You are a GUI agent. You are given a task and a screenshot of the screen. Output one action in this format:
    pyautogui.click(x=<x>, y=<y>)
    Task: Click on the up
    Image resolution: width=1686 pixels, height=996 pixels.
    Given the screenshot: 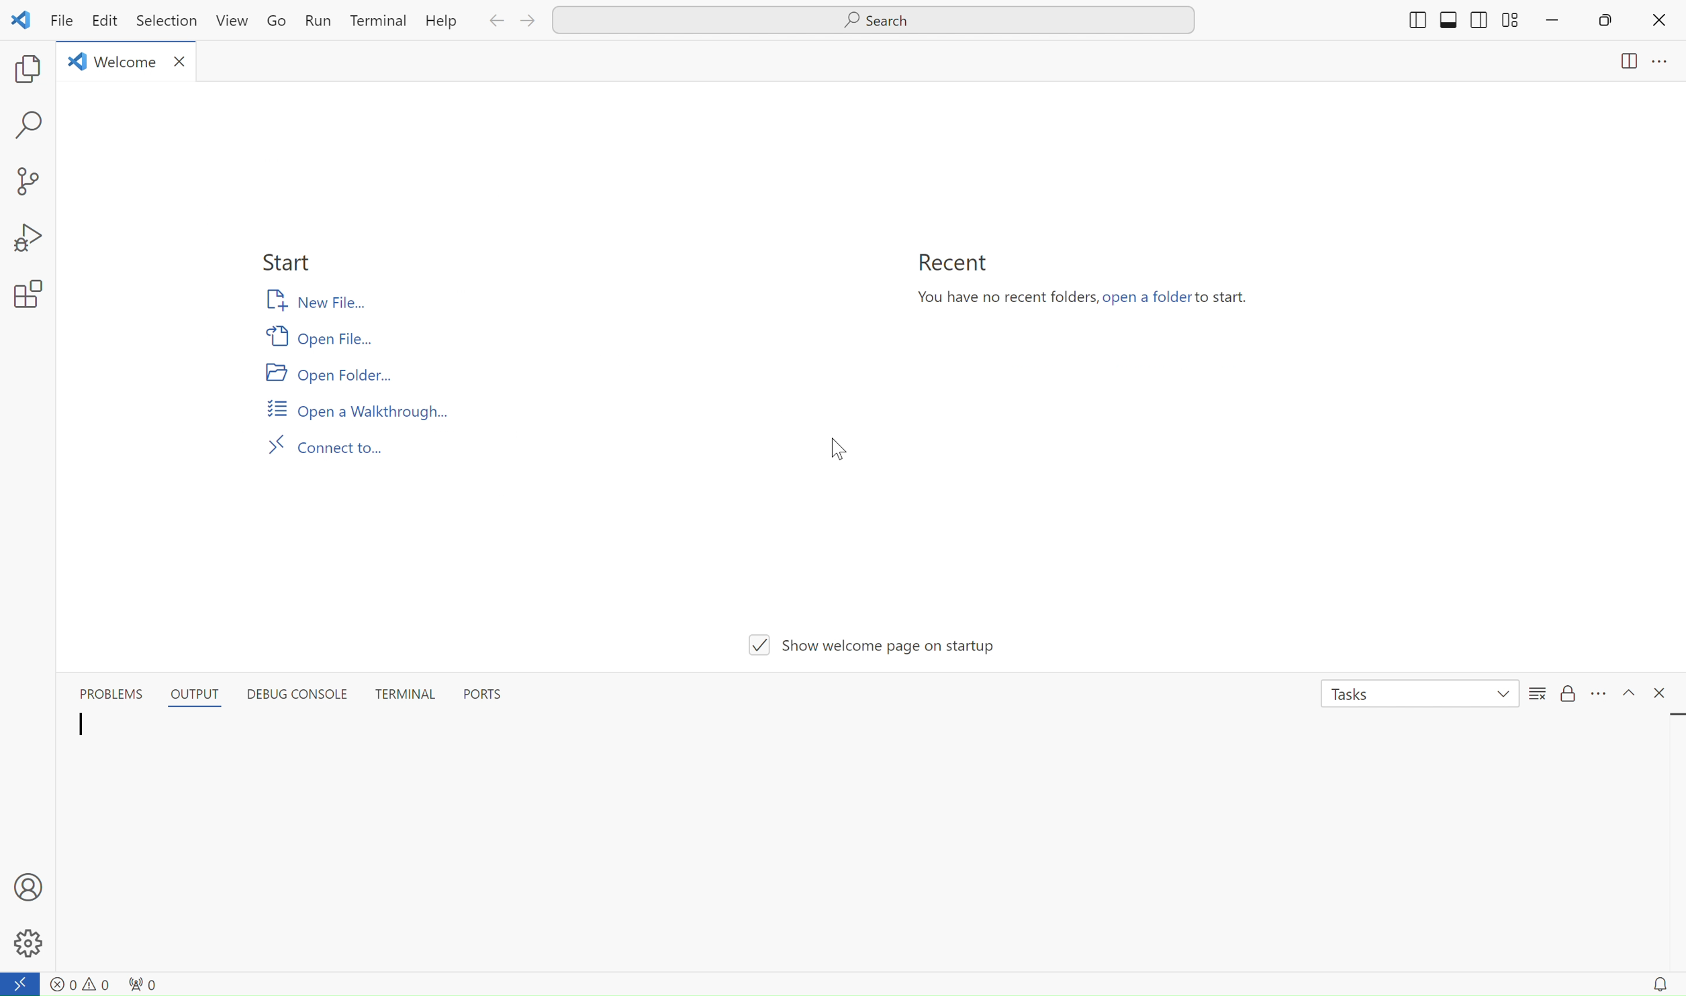 What is the action you would take?
    pyautogui.click(x=1630, y=695)
    